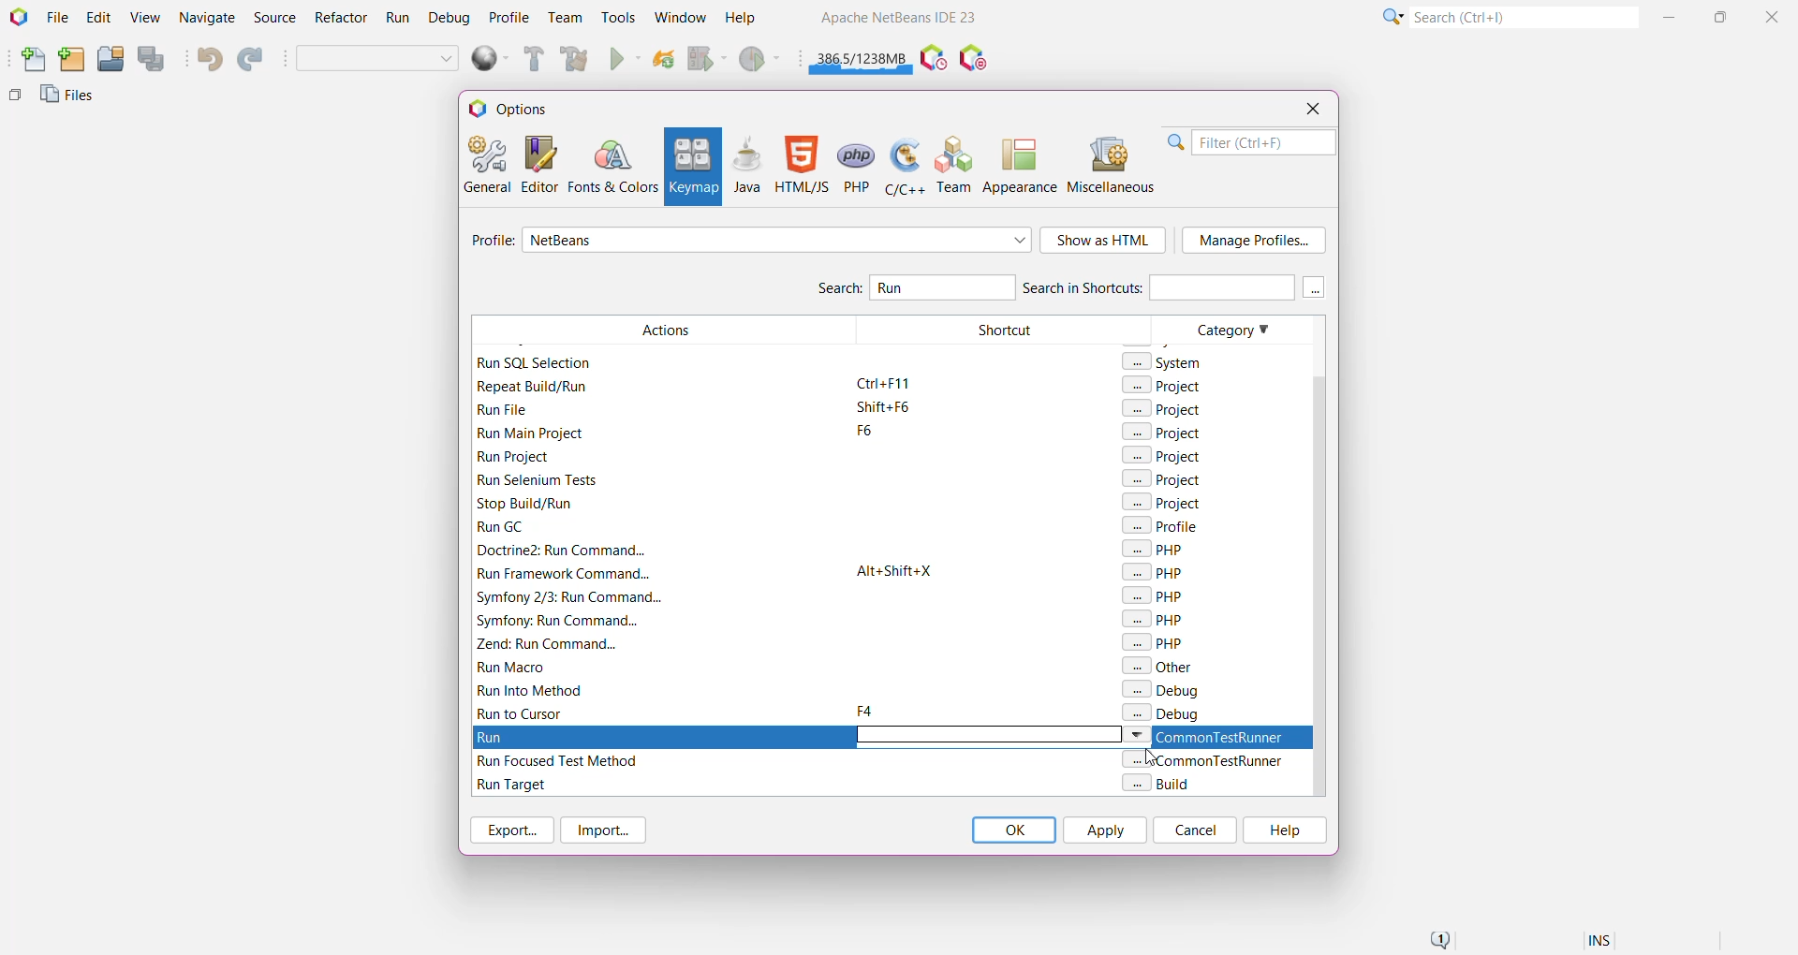 This screenshot has width=1798, height=955. Describe the element at coordinates (1601, 943) in the screenshot. I see `Insert Mode` at that location.